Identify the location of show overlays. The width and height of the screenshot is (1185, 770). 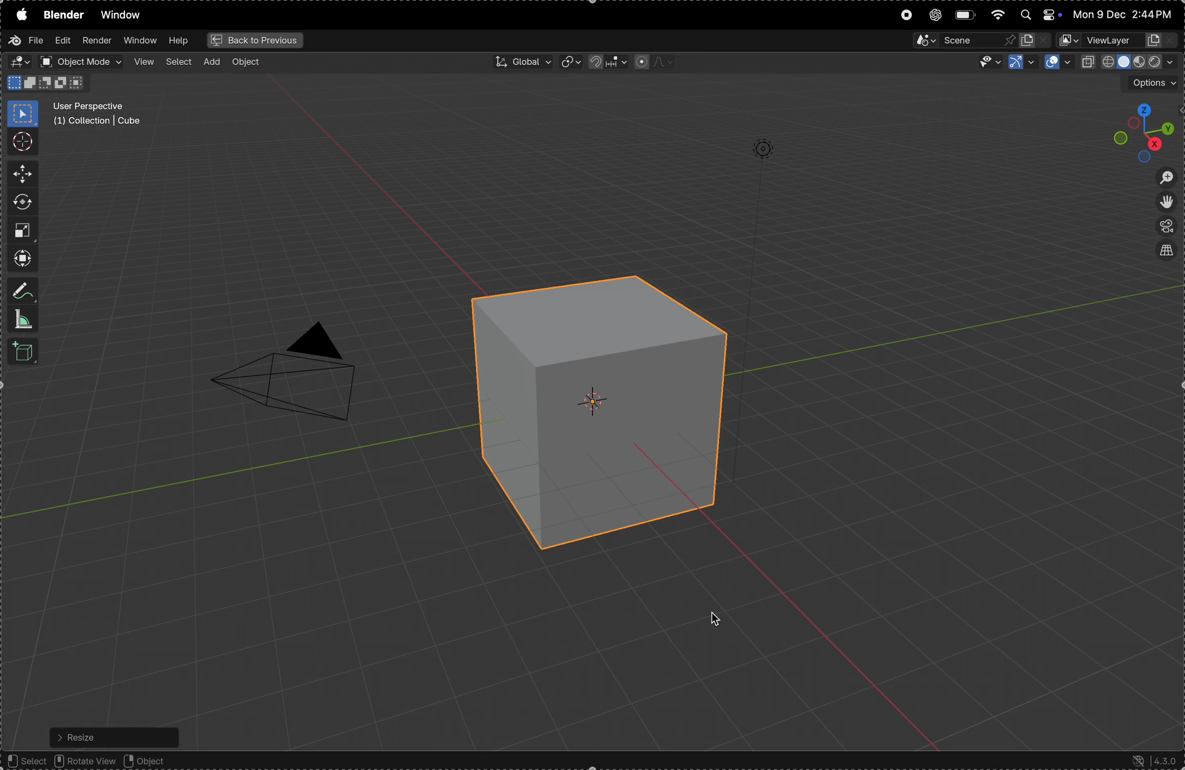
(1058, 63).